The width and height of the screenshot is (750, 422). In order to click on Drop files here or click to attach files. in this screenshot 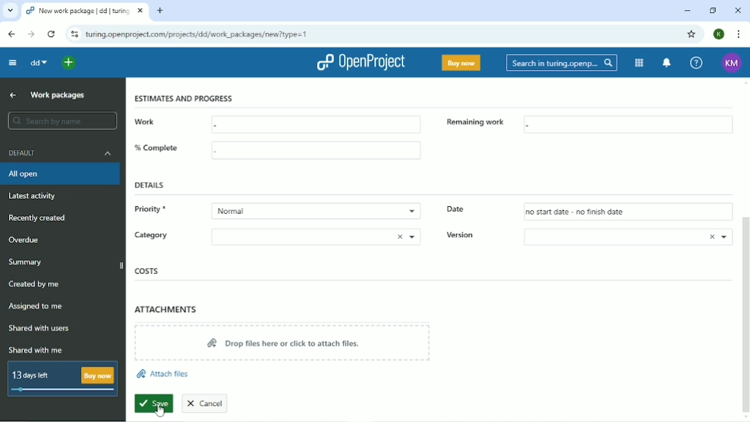, I will do `click(281, 342)`.